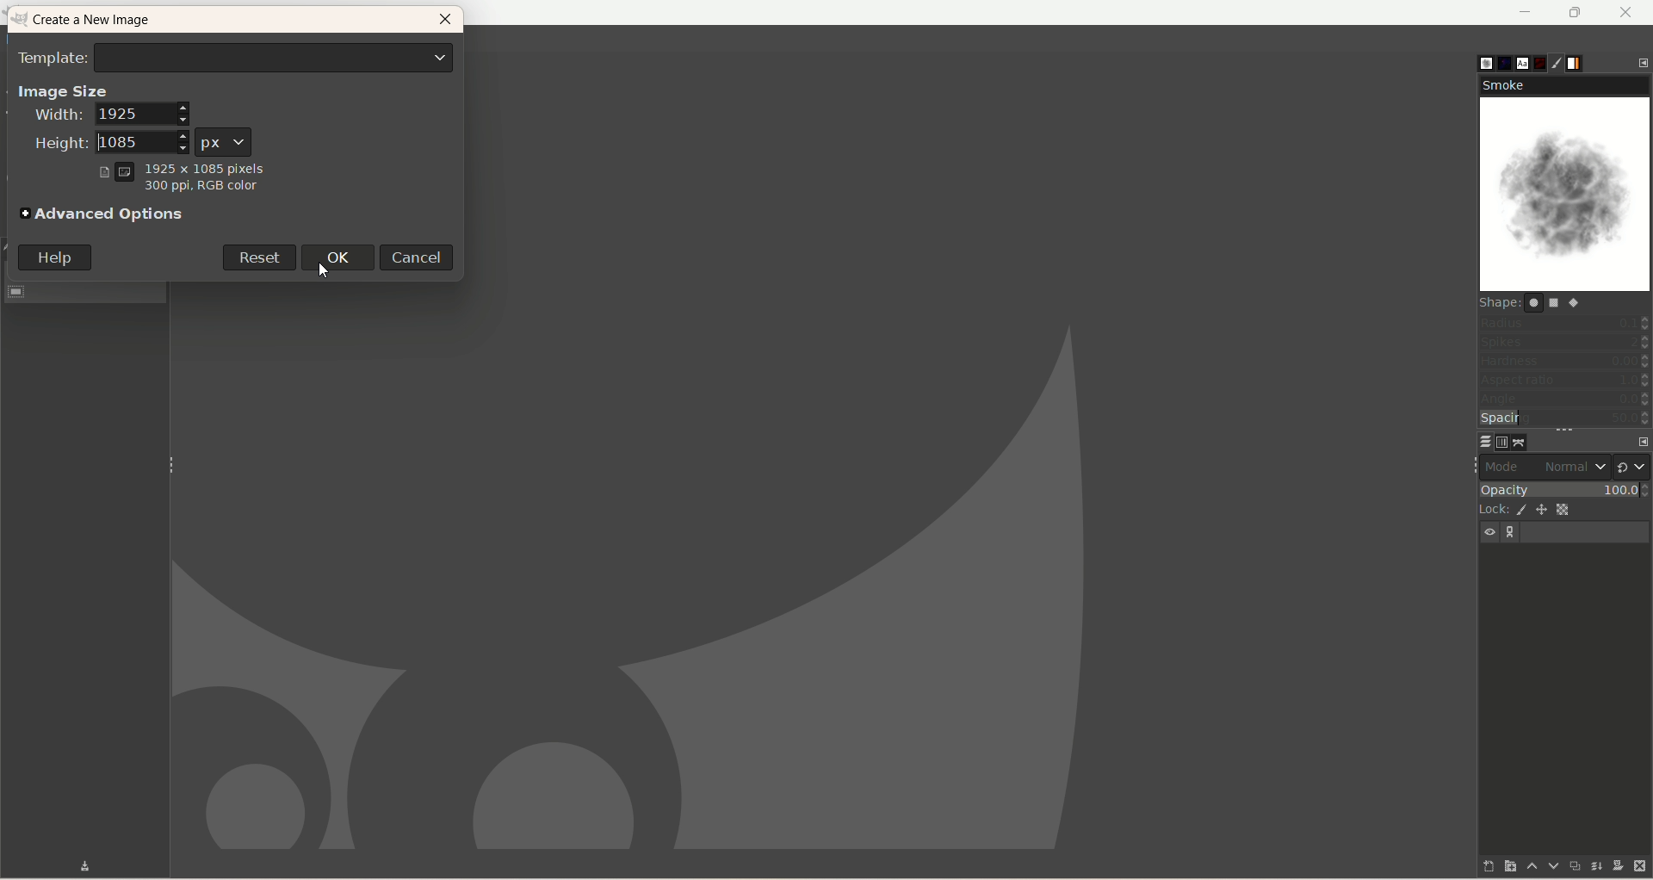 The height and width of the screenshot is (880, 1653). What do you see at coordinates (1564, 363) in the screenshot?
I see `hardness` at bounding box center [1564, 363].